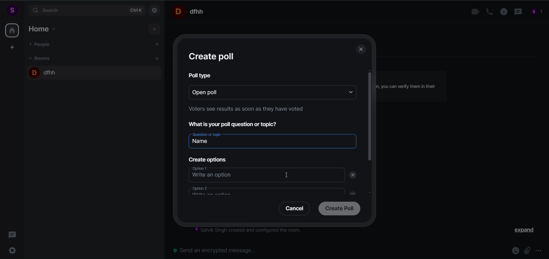 Image resolution: width=549 pixels, height=259 pixels. What do you see at coordinates (13, 233) in the screenshot?
I see `threads ` at bounding box center [13, 233].